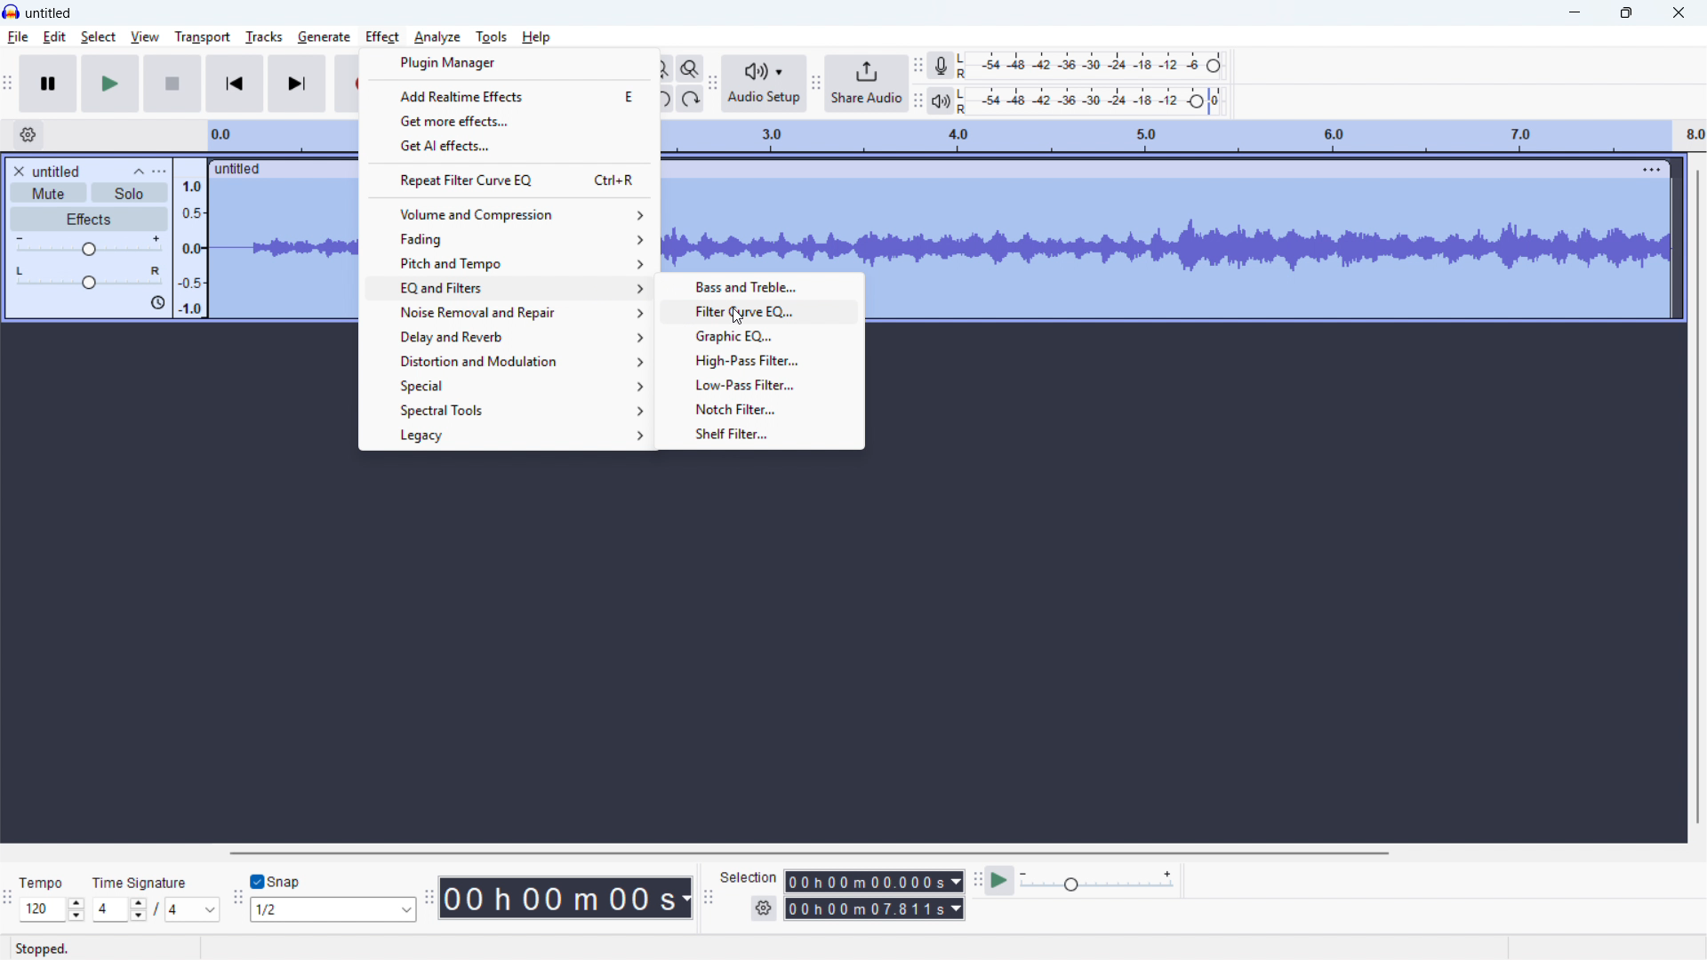 This screenshot has height=960, width=1707. I want to click on Set snapping , so click(333, 909).